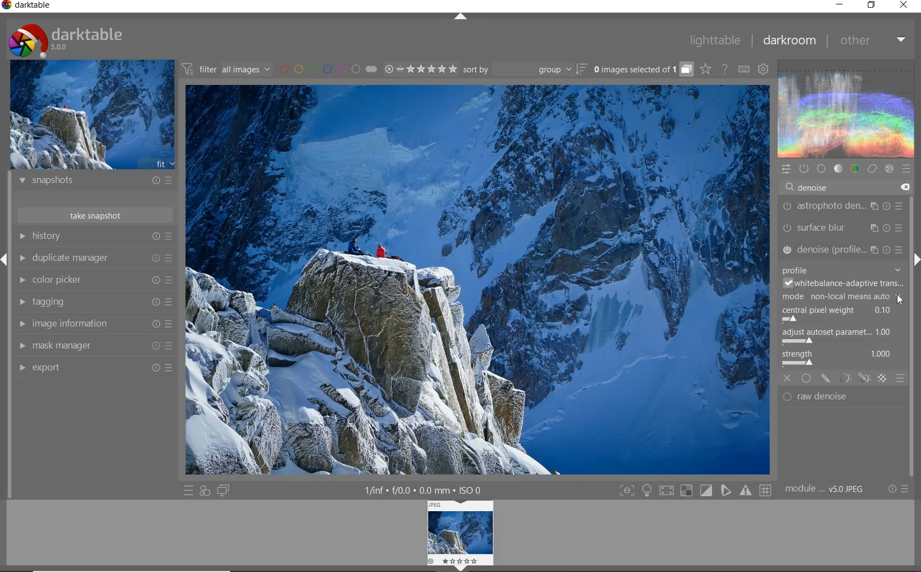 Image resolution: width=921 pixels, height=572 pixels. Describe the element at coordinates (93, 367) in the screenshot. I see `export` at that location.